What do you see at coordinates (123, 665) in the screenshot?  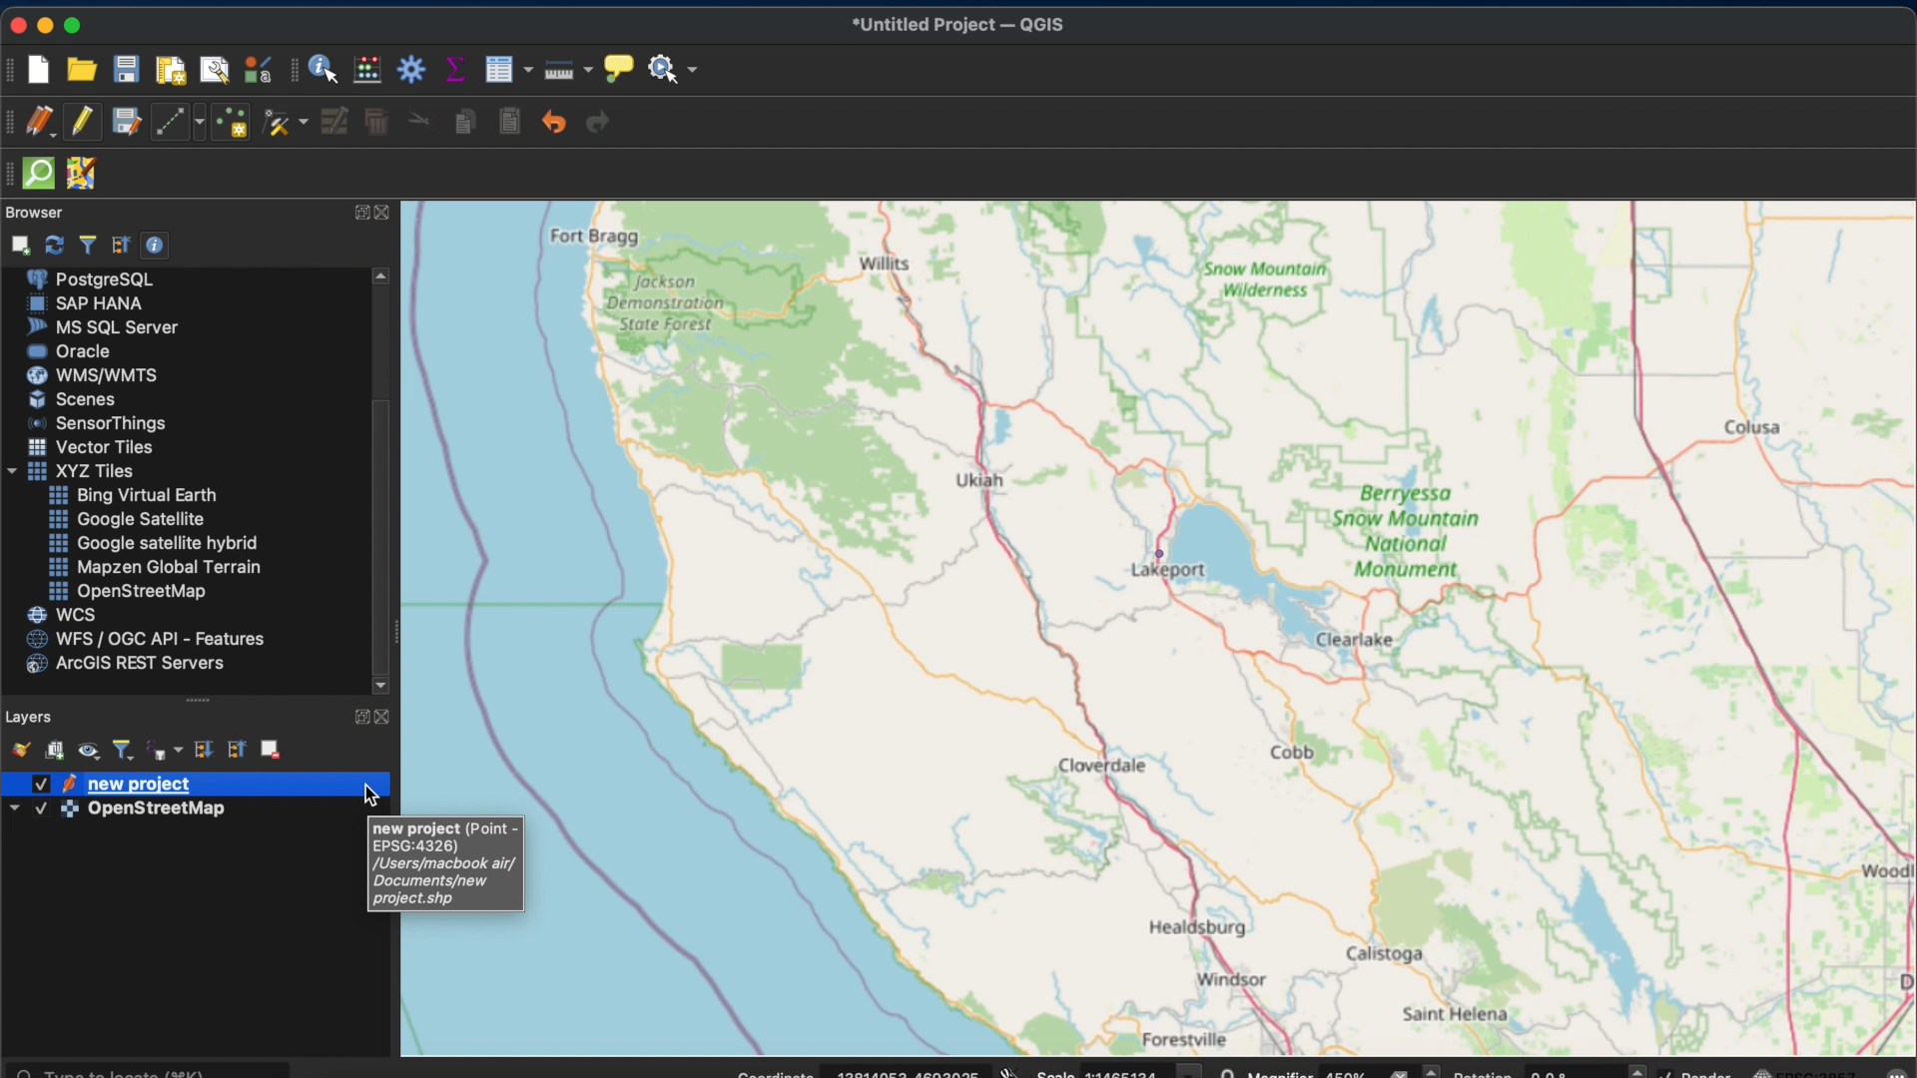 I see `arches rest servers` at bounding box center [123, 665].